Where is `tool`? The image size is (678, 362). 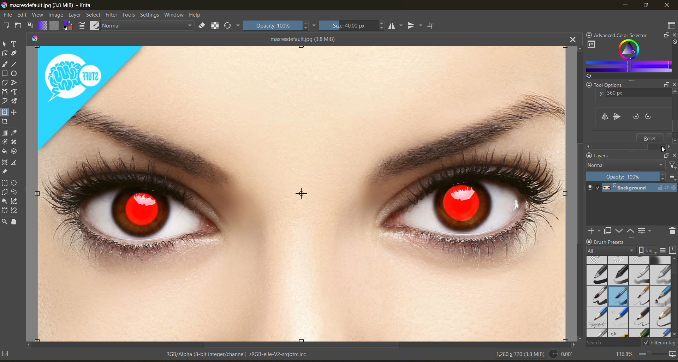
tool is located at coordinates (15, 201).